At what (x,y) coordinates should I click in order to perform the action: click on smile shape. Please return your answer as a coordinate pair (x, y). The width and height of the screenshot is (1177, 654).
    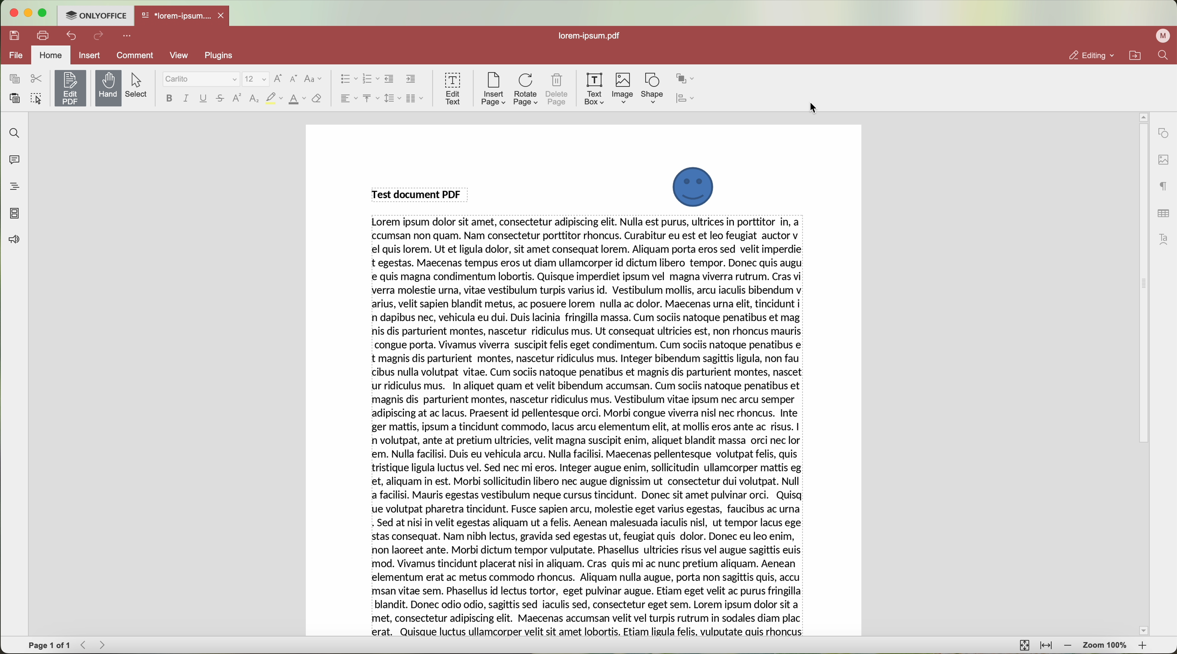
    Looking at the image, I should click on (693, 186).